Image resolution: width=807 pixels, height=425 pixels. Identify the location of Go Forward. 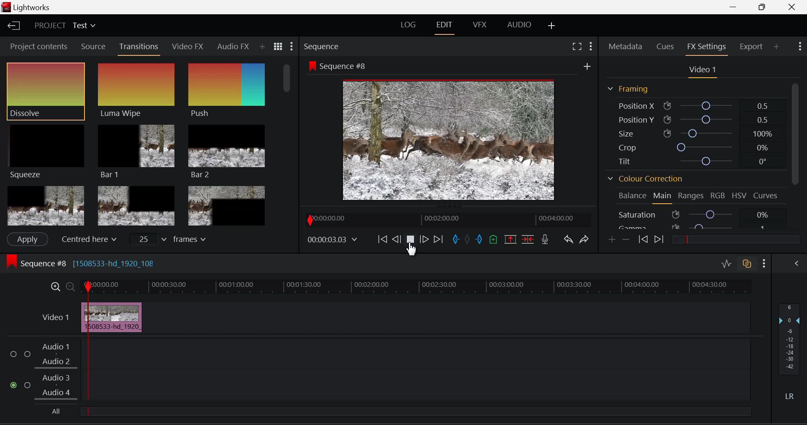
(424, 240).